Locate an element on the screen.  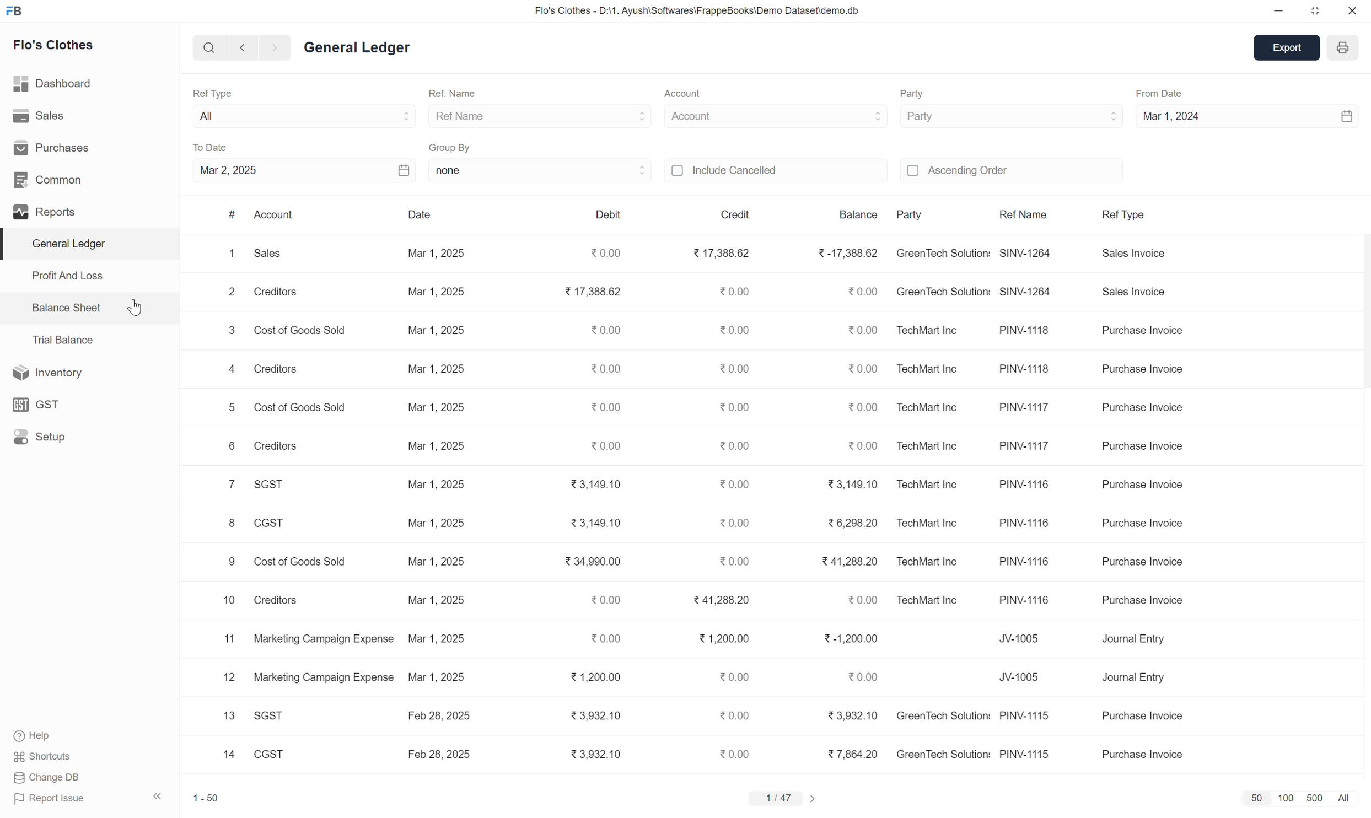
PNW 1117 is located at coordinates (1018, 408).